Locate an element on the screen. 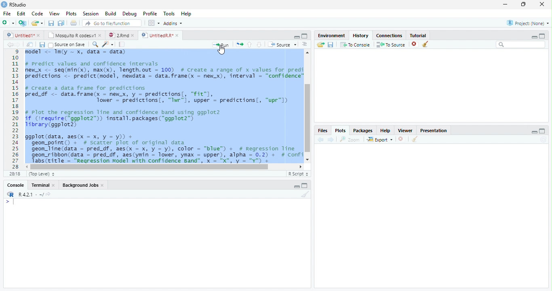 The width and height of the screenshot is (552, 291). Minimize is located at coordinates (506, 4).